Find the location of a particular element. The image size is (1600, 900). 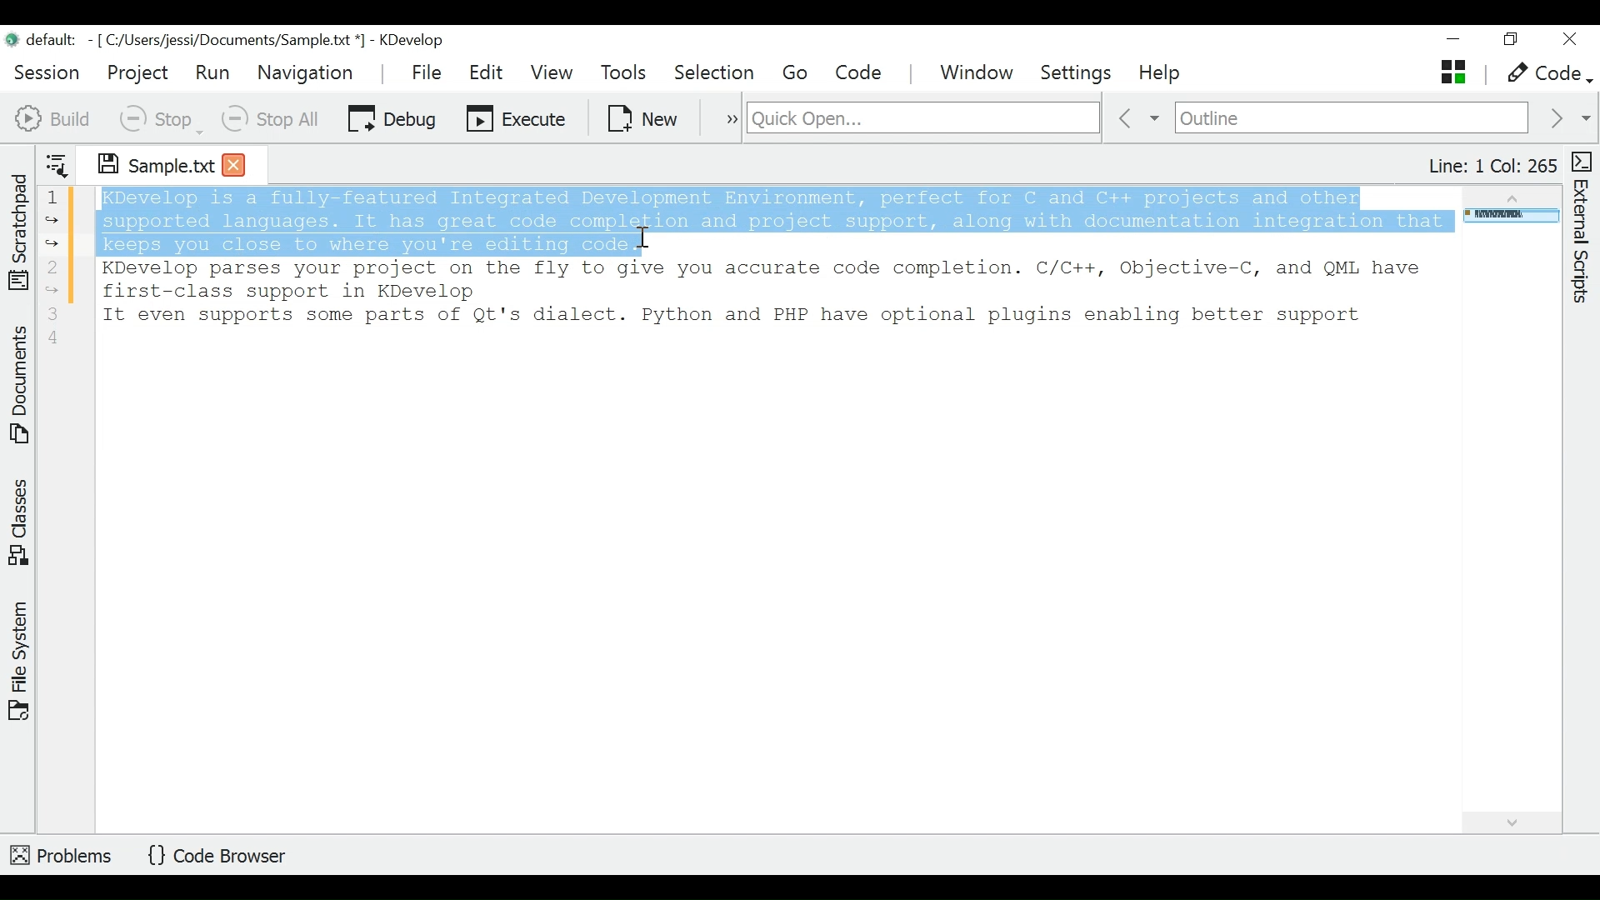

1 KDevelop is a fully-featured Integrated Development Environment, perfect for C and C++ projects and other supported languages. It has great code completion and project support, along with documentation integration that keeps you close to where you're editing code. is located at coordinates (744, 220).